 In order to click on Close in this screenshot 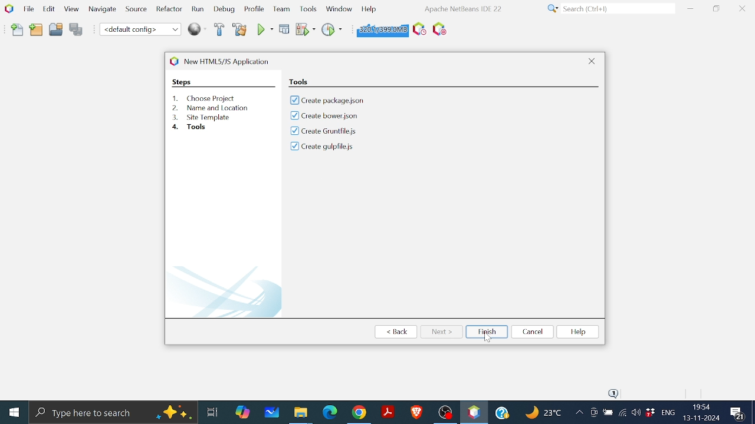, I will do `click(742, 9)`.